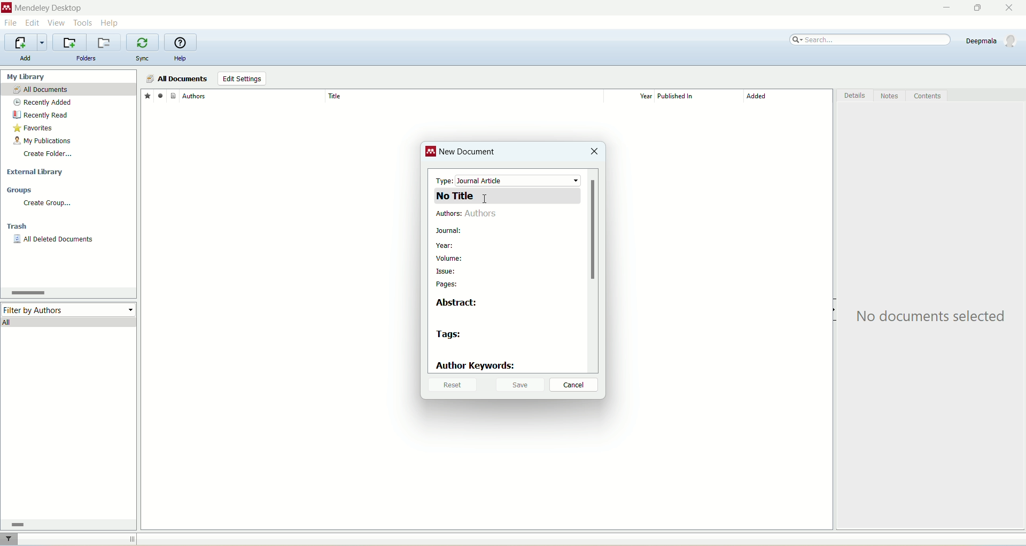  I want to click on create a new folder, so click(69, 43).